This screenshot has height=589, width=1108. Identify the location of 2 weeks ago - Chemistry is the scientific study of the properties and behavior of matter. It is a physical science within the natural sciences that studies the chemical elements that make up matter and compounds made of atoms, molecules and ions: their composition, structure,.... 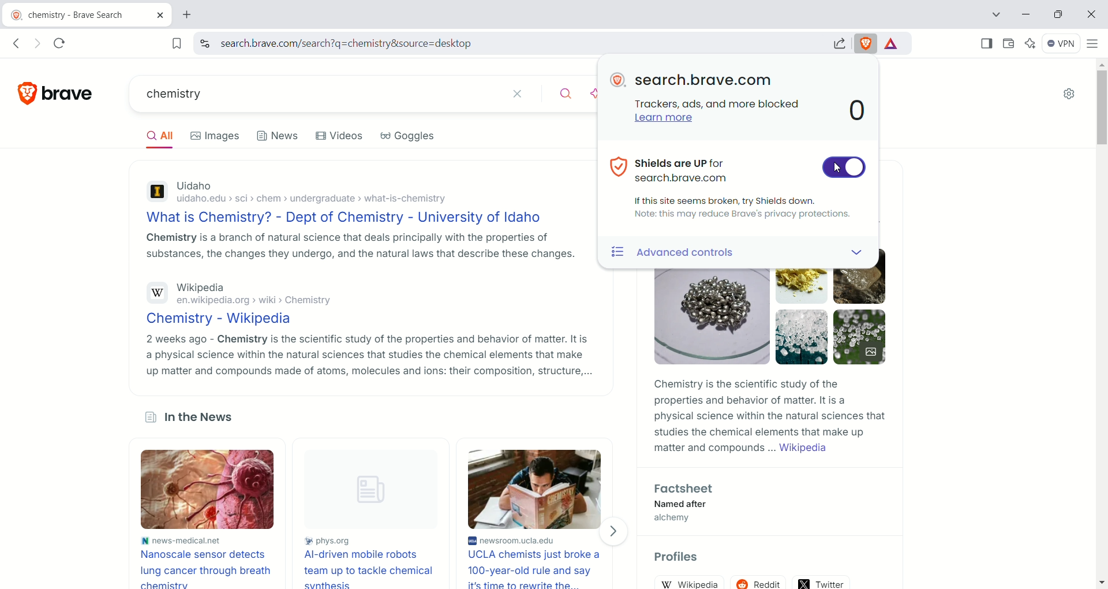
(366, 354).